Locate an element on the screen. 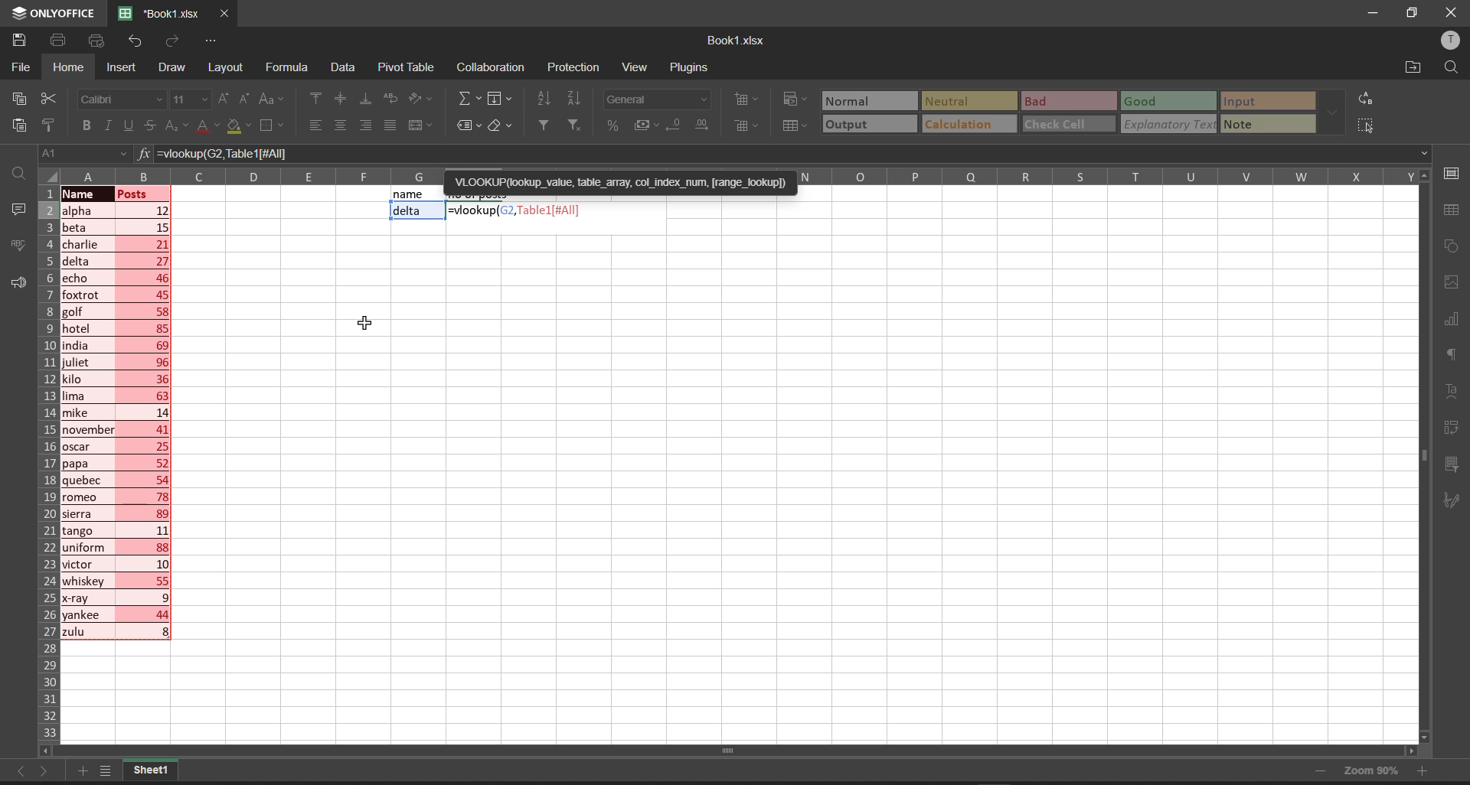  data is located at coordinates (343, 67).